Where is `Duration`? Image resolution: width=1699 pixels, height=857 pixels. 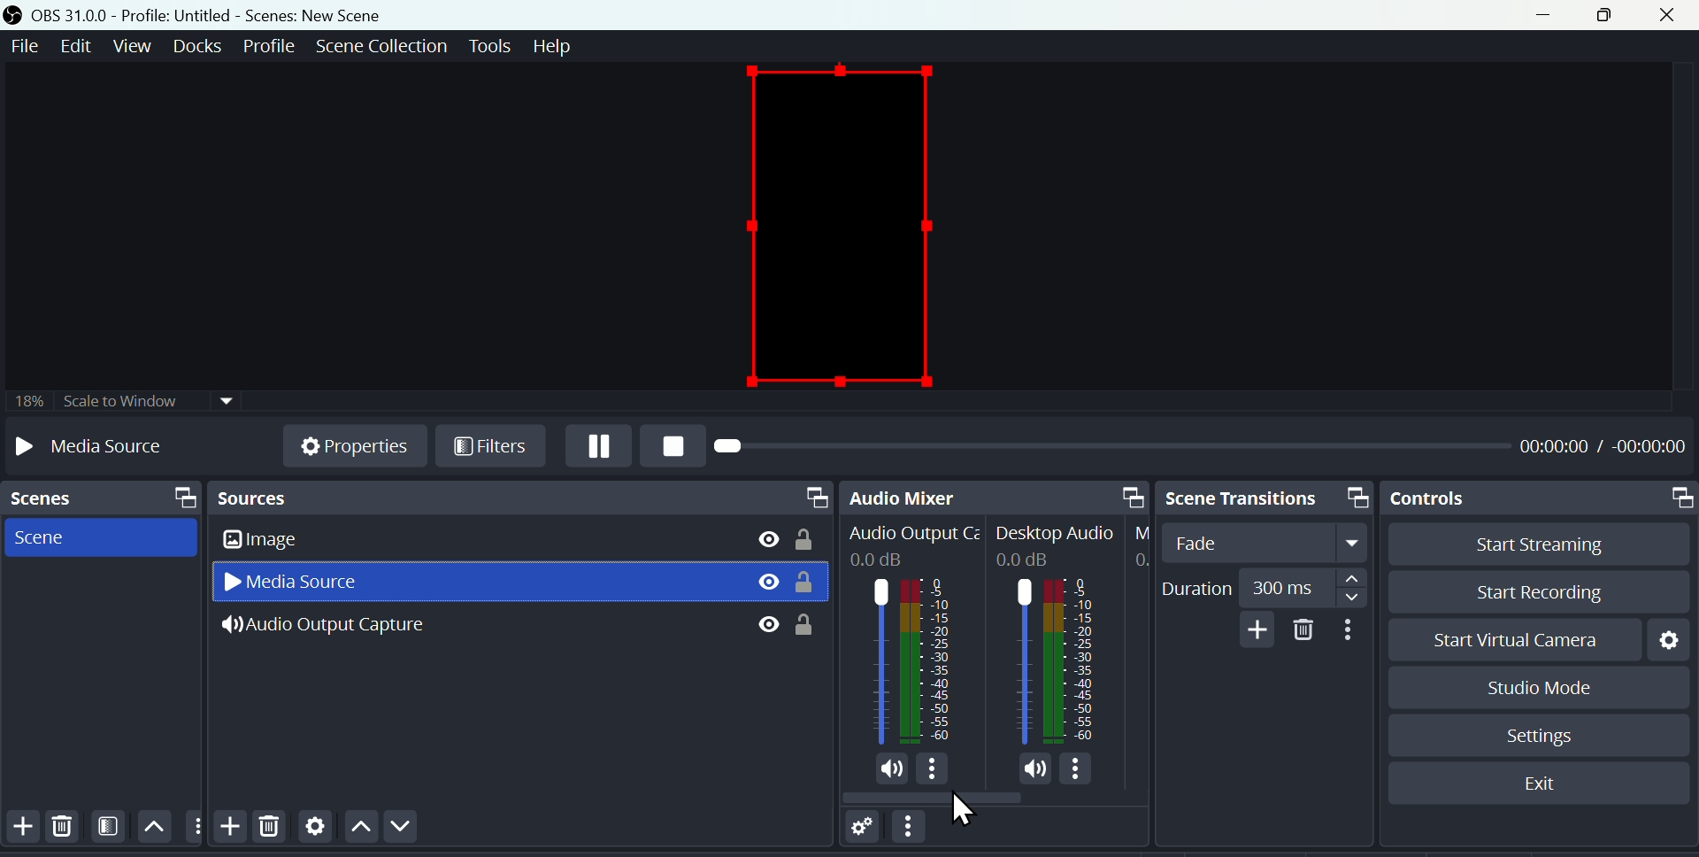
Duration is located at coordinates (1259, 584).